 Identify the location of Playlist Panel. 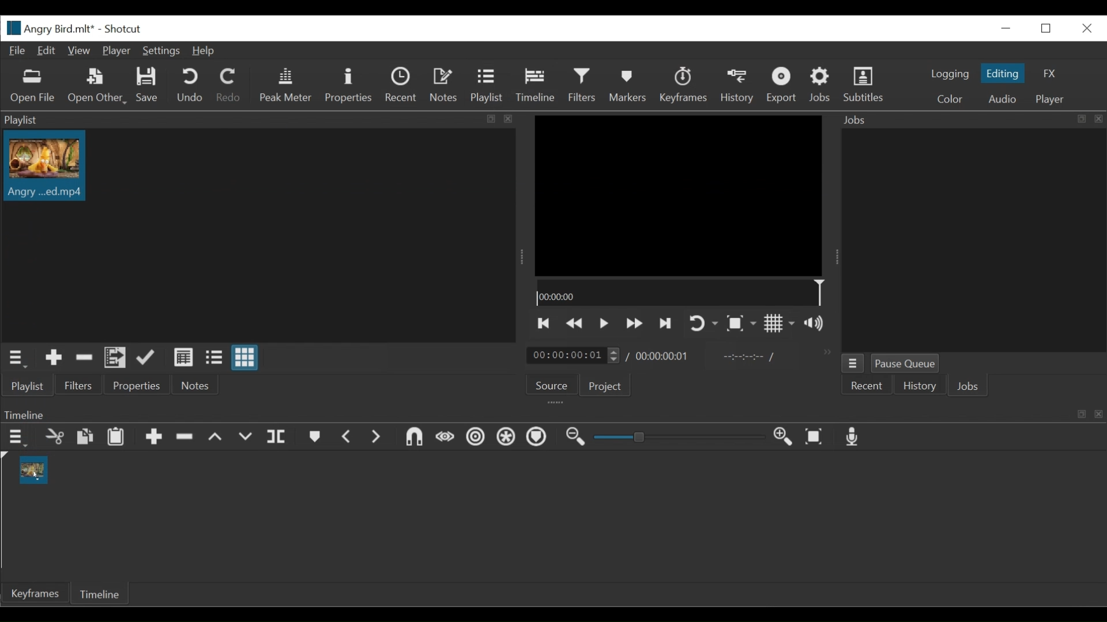
(265, 118).